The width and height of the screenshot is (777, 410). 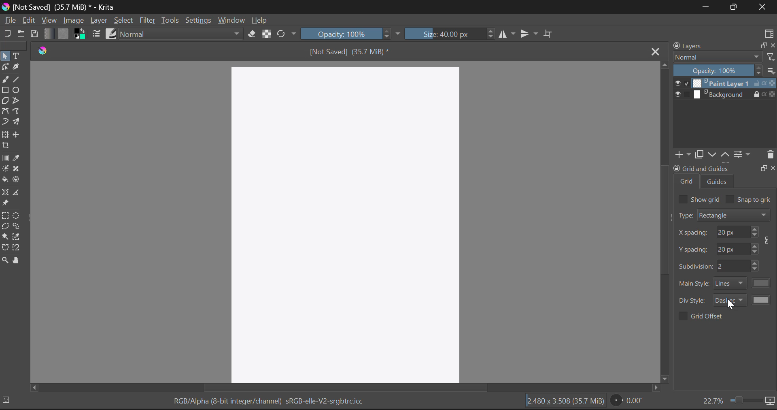 What do you see at coordinates (685, 215) in the screenshot?
I see `type` at bounding box center [685, 215].